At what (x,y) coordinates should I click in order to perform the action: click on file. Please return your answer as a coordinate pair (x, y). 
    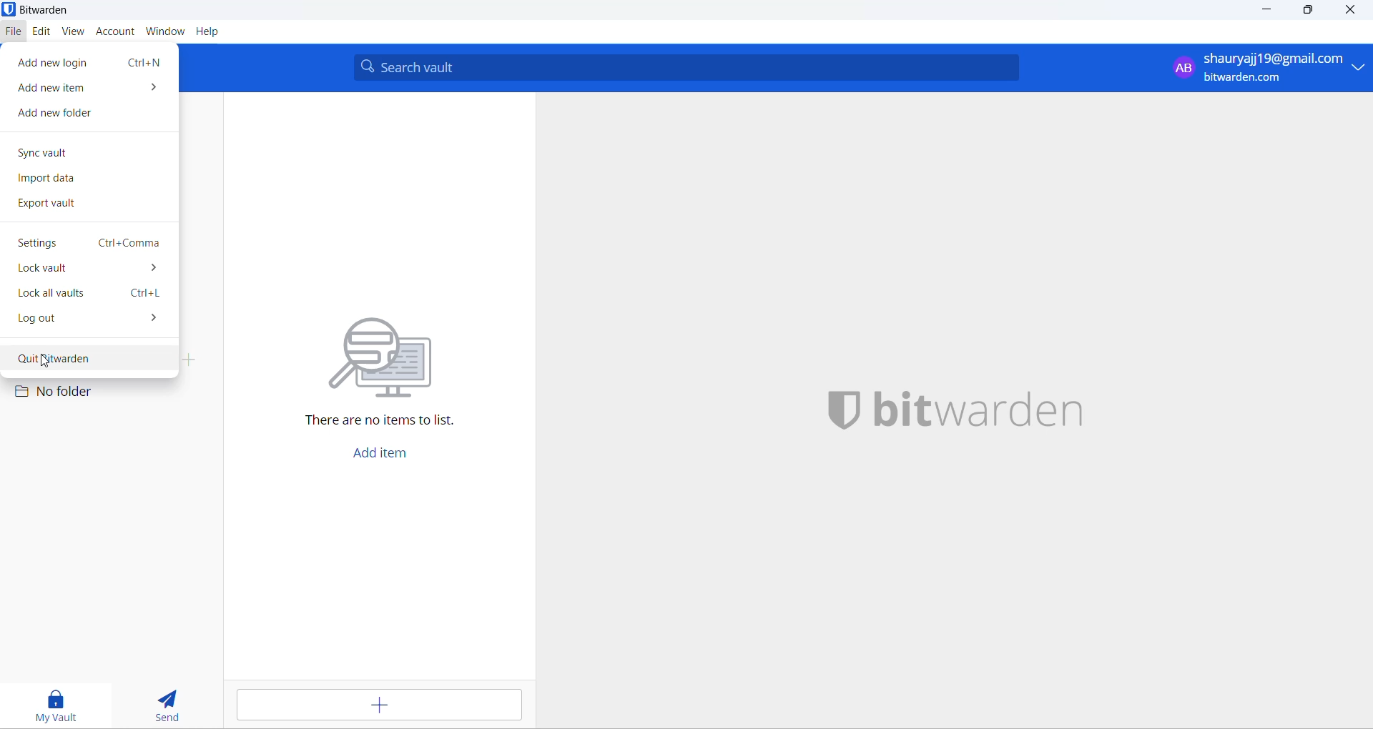
    Looking at the image, I should click on (12, 34).